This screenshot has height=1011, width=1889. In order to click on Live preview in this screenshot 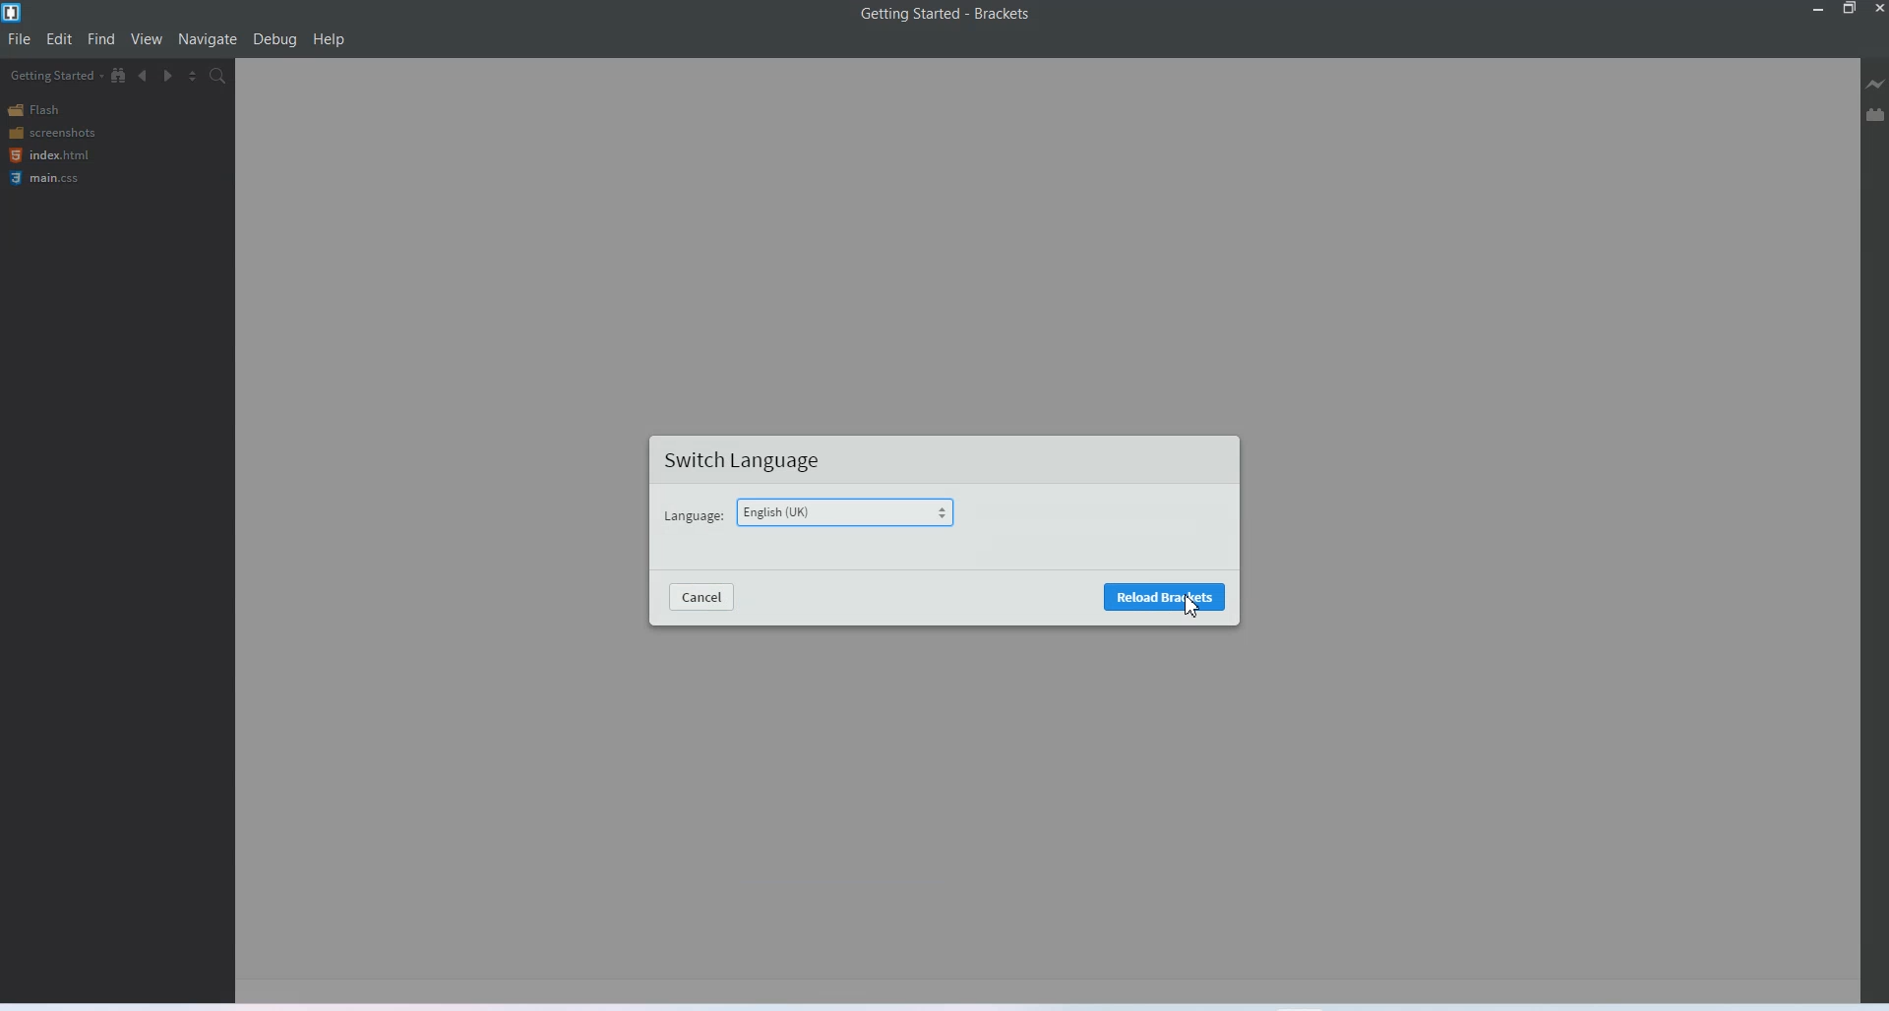, I will do `click(1876, 84)`.